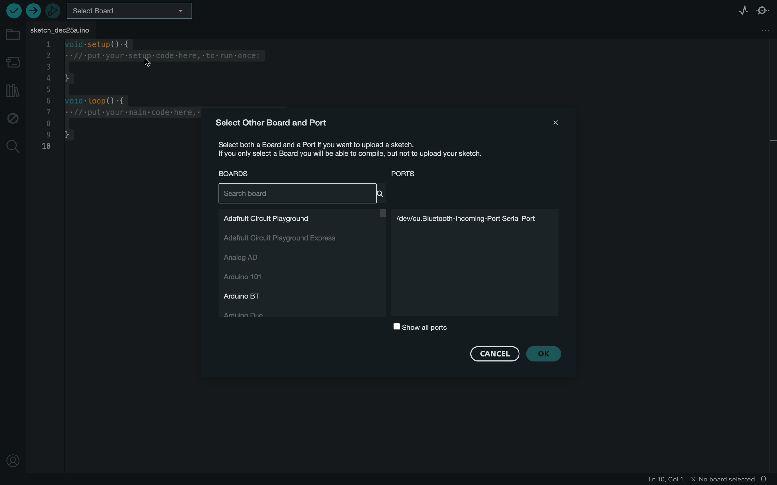 This screenshot has width=777, height=485. Describe the element at coordinates (761, 10) in the screenshot. I see `serial monitor` at that location.